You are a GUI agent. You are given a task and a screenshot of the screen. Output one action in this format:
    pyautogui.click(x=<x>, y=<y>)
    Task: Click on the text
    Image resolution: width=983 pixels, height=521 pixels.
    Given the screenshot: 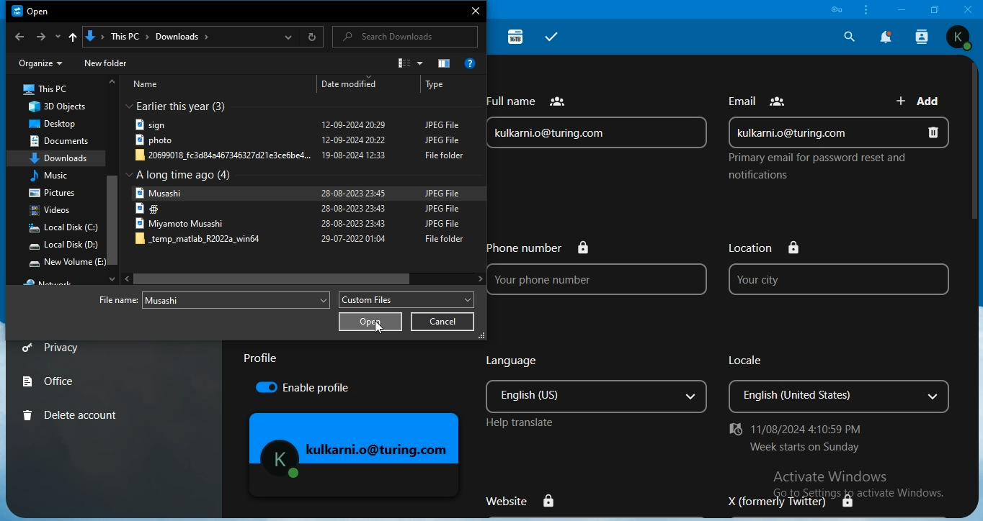 What is the action you would take?
    pyautogui.click(x=760, y=97)
    